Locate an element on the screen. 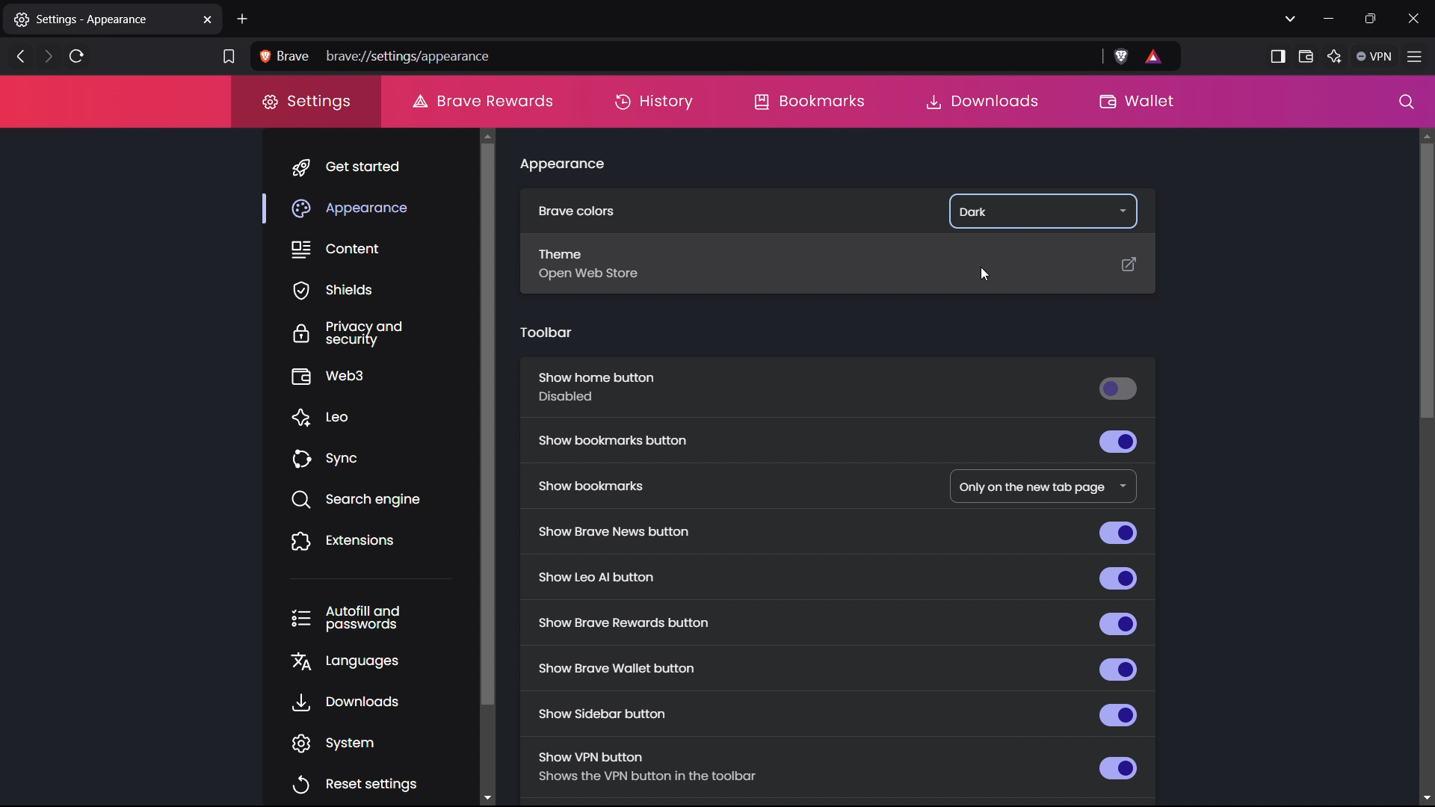 This screenshot has height=807, width=1435. Brave colors is located at coordinates (623, 214).